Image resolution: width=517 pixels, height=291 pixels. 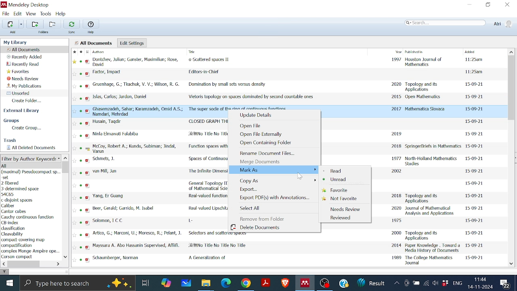 I want to click on Export PDF(s) with Annotations, so click(x=273, y=198).